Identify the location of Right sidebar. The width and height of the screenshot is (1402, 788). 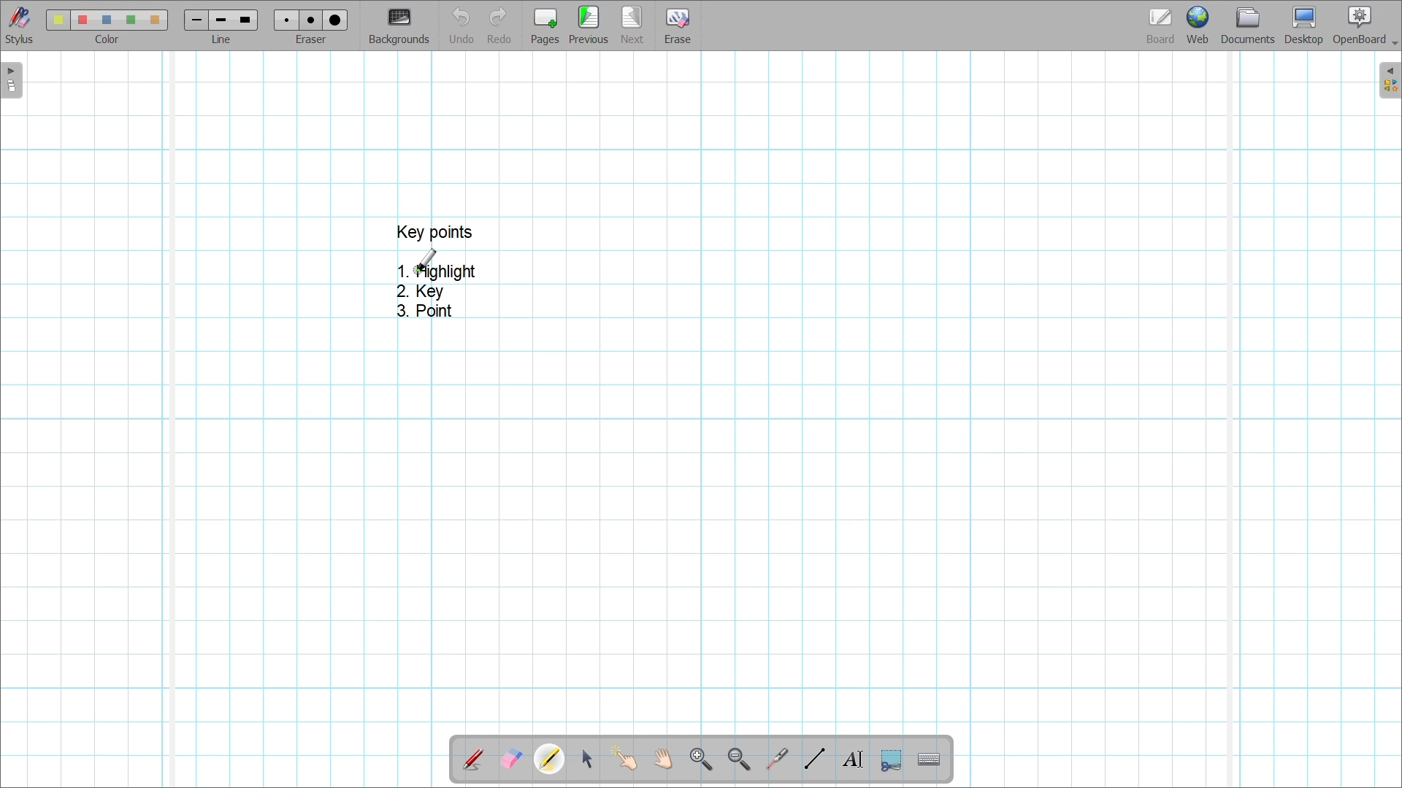
(1390, 80).